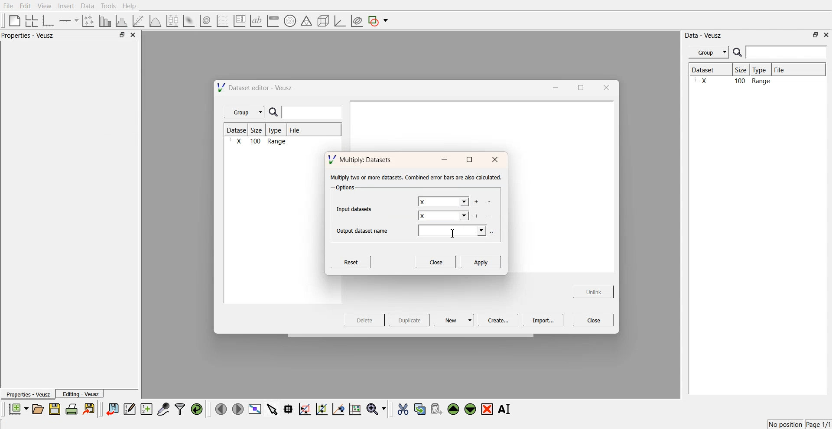 The height and width of the screenshot is (429, 832). I want to click on base graphs, so click(49, 20).